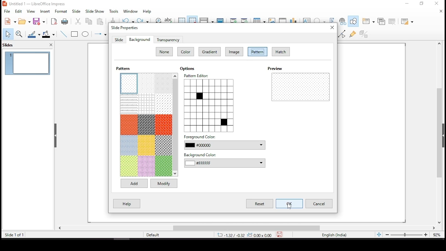  Describe the element at coordinates (148, 11) in the screenshot. I see `help` at that location.